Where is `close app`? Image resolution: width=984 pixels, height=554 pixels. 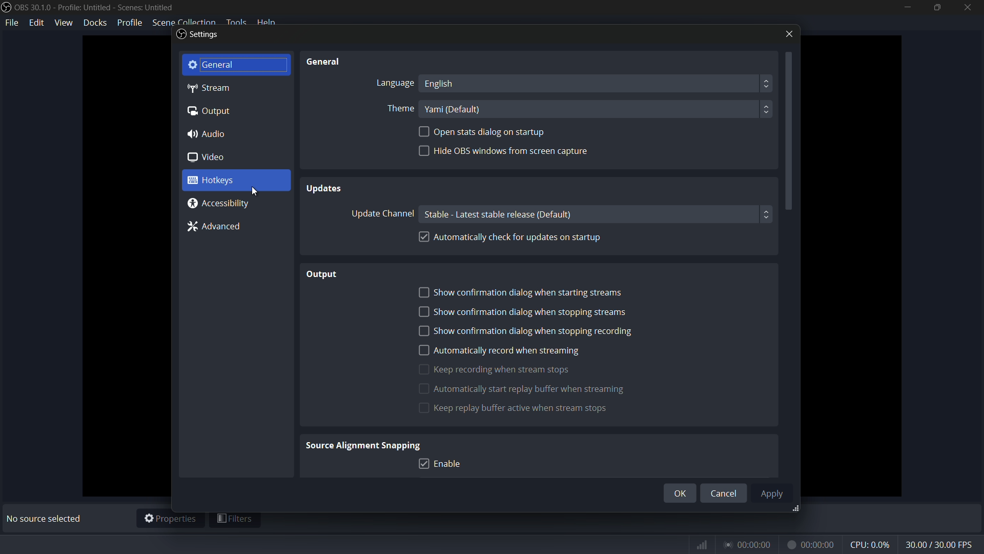
close app is located at coordinates (968, 7).